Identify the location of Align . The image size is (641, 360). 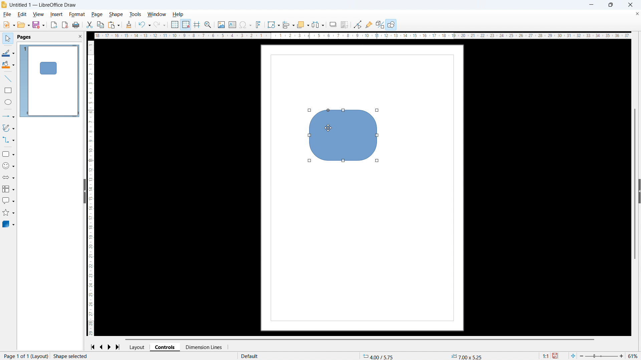
(288, 25).